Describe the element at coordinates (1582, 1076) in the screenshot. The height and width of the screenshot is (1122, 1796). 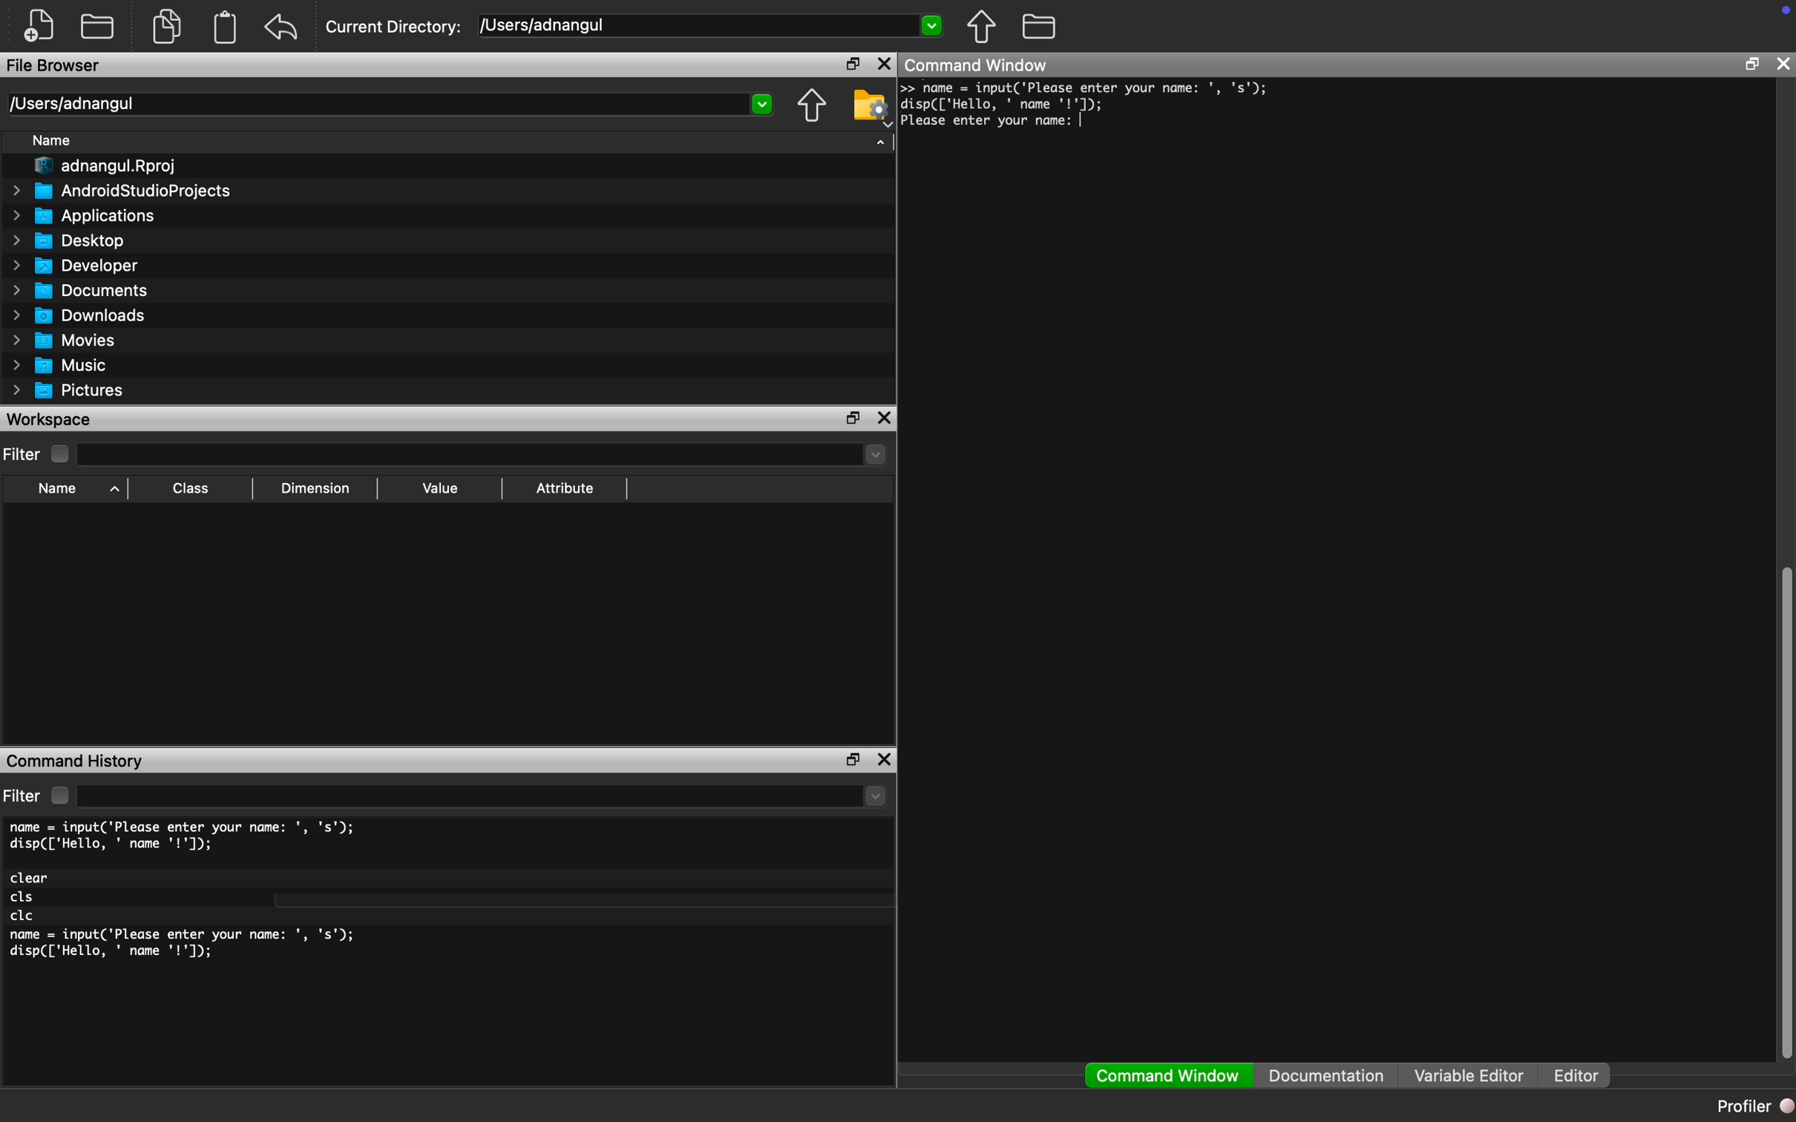
I see `Editor` at that location.